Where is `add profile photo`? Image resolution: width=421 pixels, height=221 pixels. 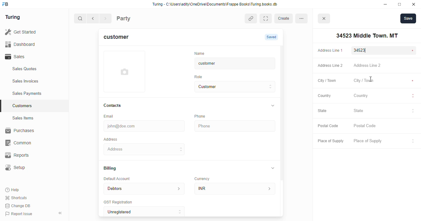 add profile photo is located at coordinates (125, 71).